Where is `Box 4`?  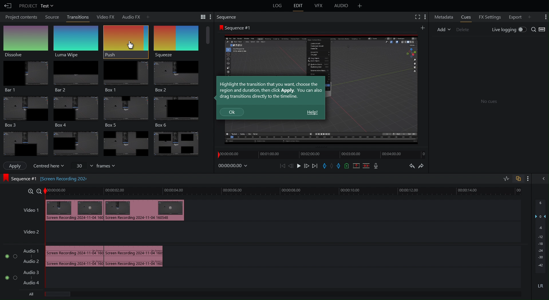 Box 4 is located at coordinates (75, 111).